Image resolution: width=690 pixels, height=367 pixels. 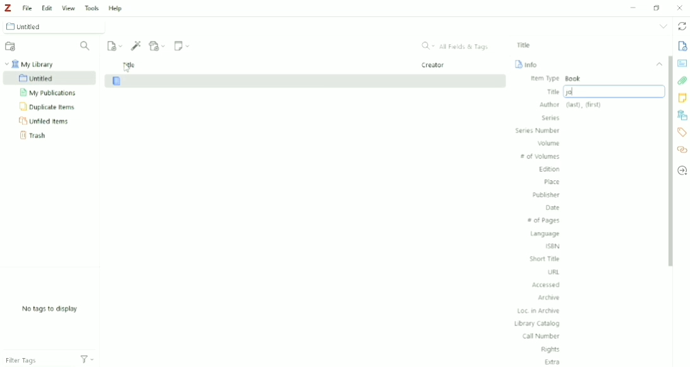 I want to click on Accessed, so click(x=547, y=284).